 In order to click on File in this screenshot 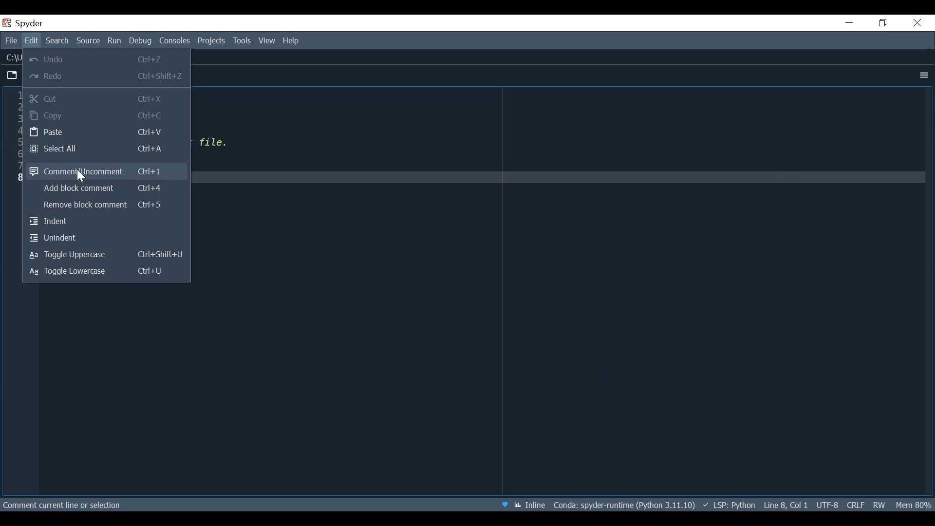, I will do `click(11, 41)`.